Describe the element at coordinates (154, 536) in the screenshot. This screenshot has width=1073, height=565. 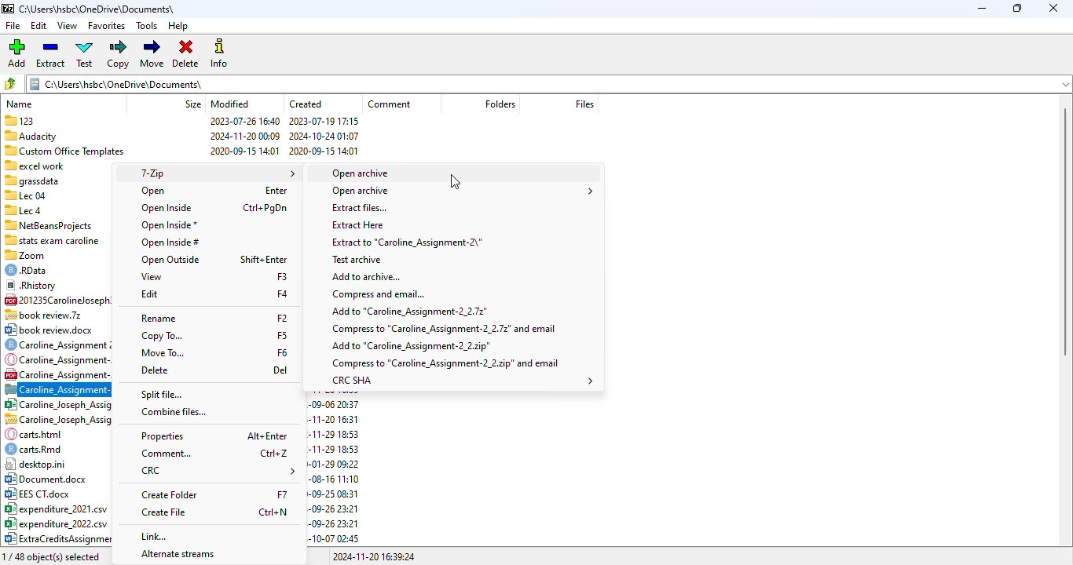
I see `link` at that location.